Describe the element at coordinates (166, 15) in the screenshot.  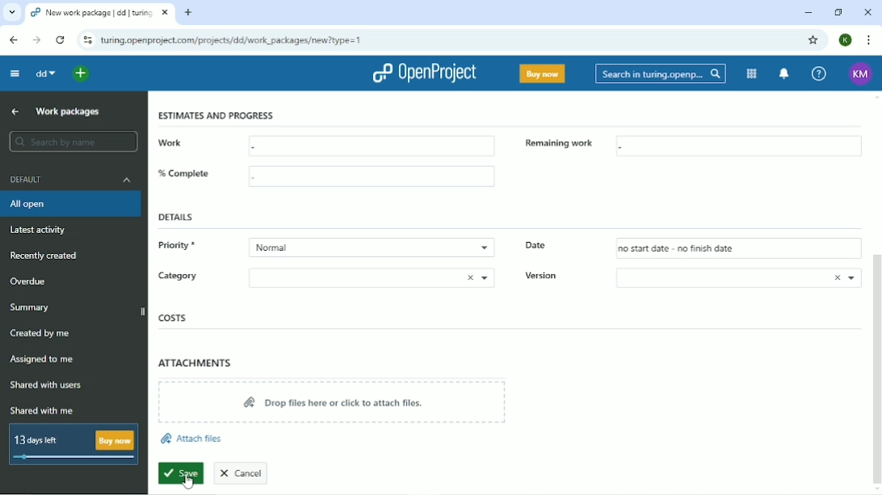
I see `close` at that location.